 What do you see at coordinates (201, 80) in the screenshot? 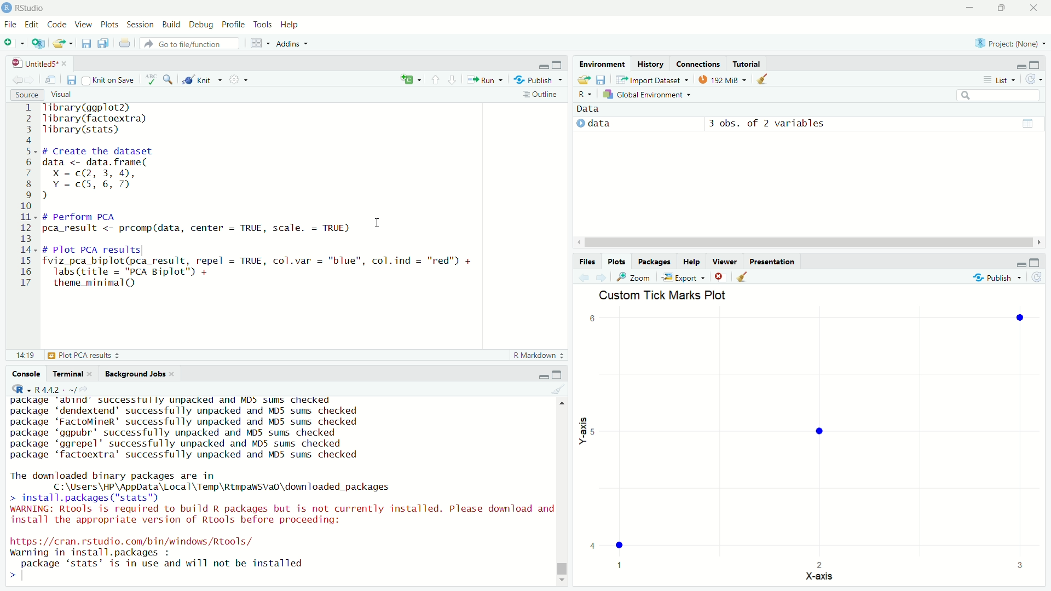
I see `knit` at bounding box center [201, 80].